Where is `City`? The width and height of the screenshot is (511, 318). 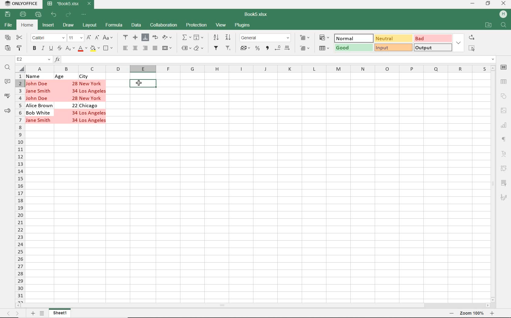 City is located at coordinates (85, 76).